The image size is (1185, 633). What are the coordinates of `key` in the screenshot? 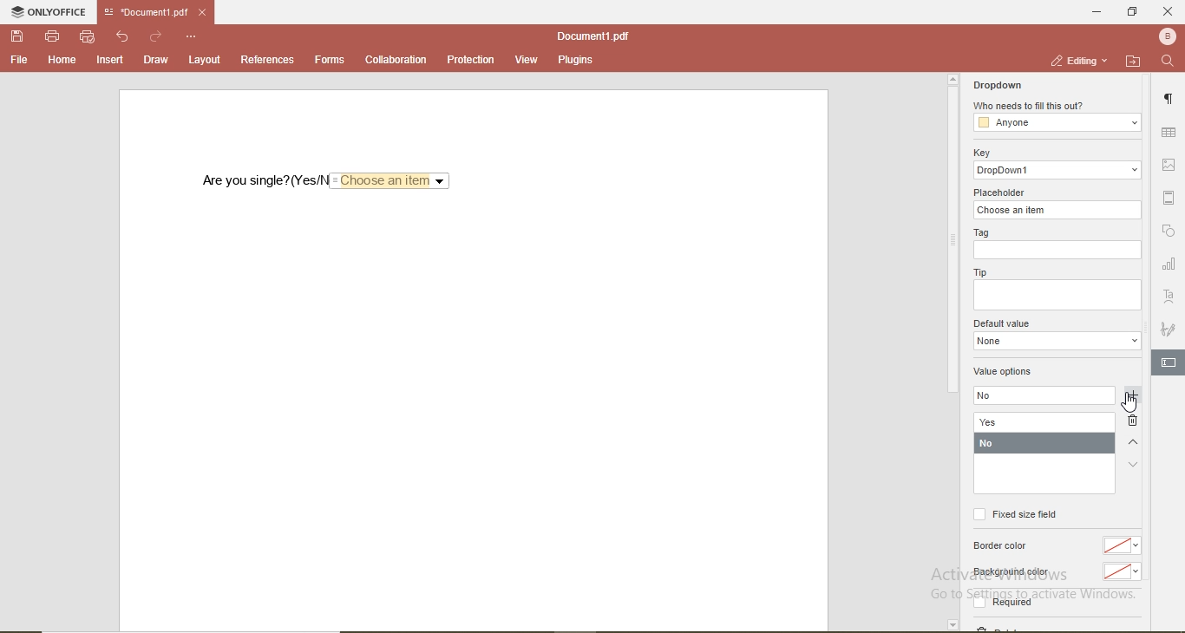 It's located at (985, 153).